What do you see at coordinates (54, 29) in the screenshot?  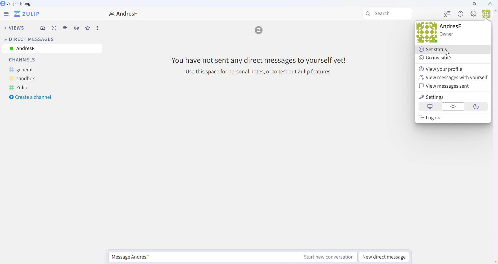 I see `Schedule` at bounding box center [54, 29].